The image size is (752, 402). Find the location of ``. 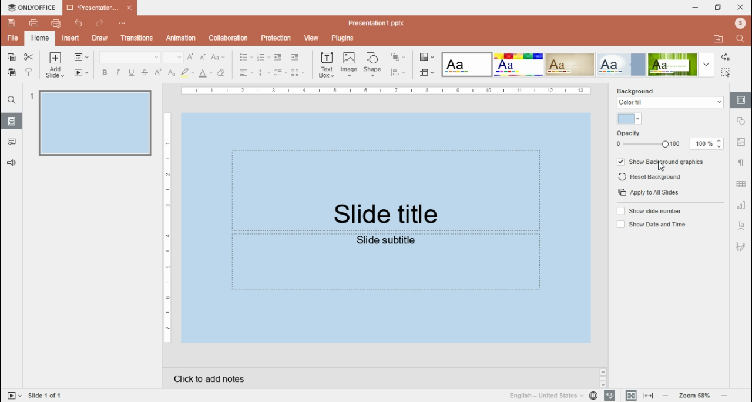

 is located at coordinates (740, 248).